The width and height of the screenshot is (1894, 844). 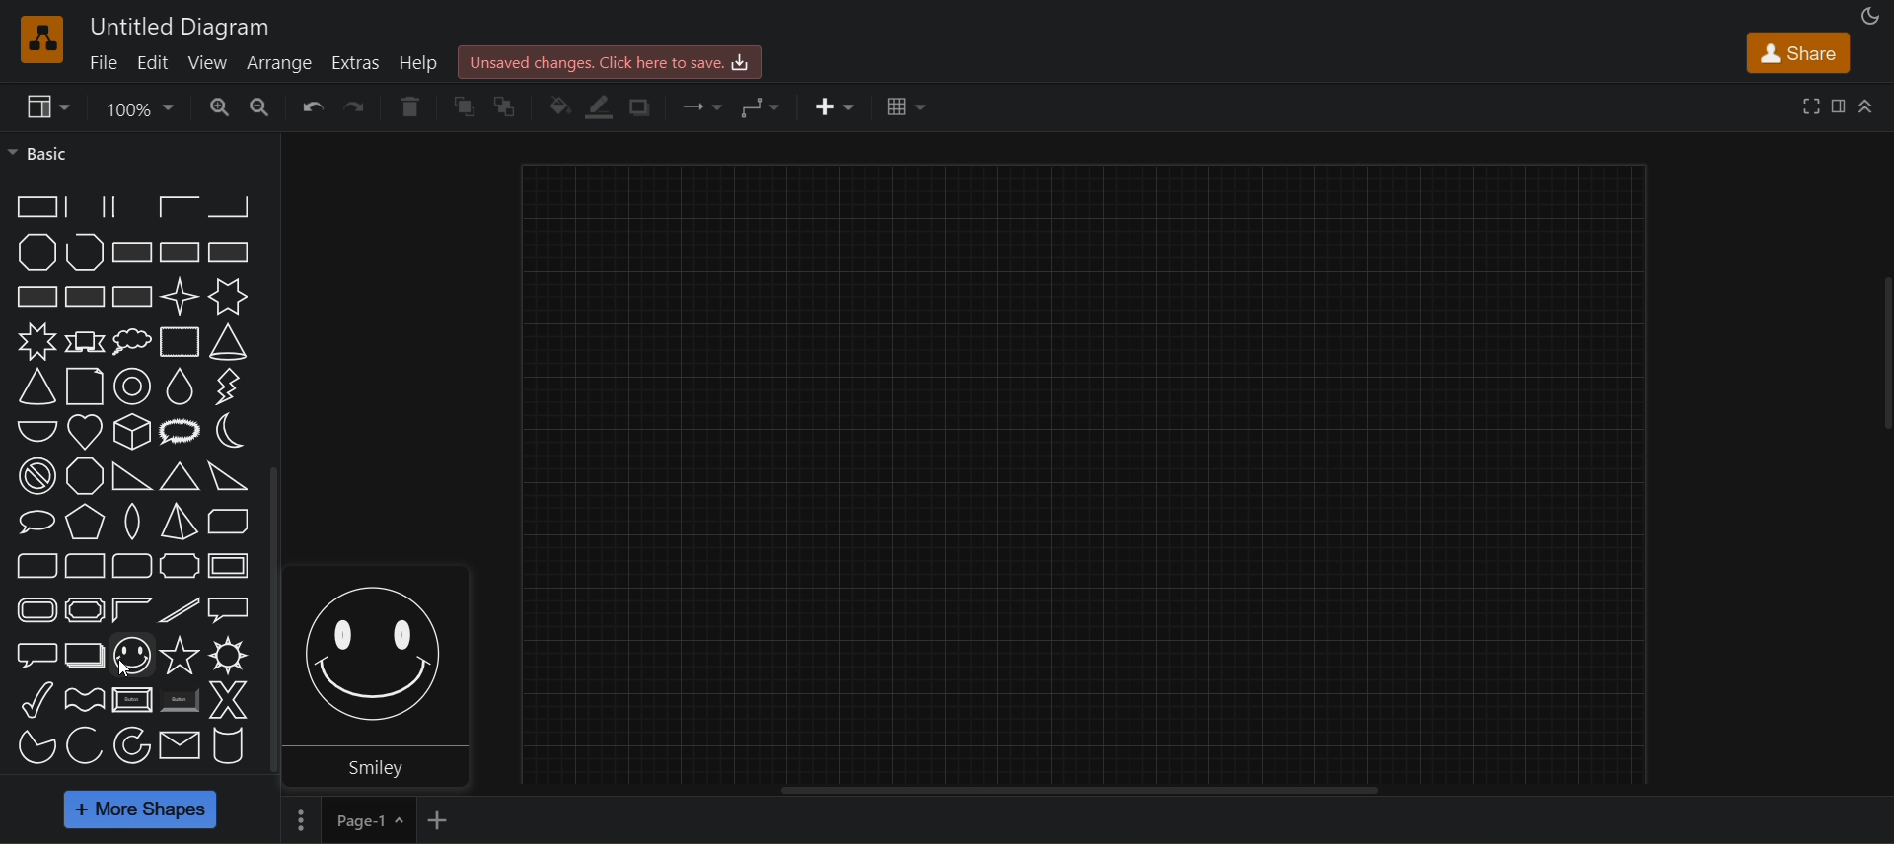 I want to click on help, so click(x=422, y=62).